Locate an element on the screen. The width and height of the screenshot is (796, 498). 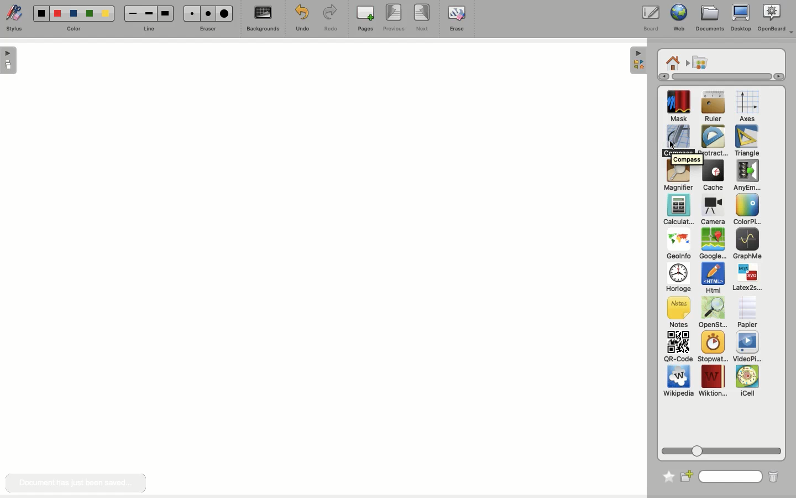
GoogleMap is located at coordinates (713, 245).